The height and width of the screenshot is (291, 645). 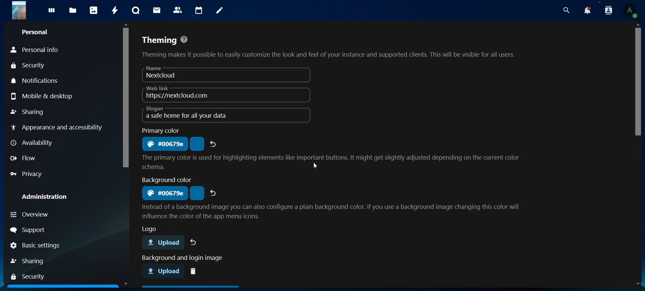 I want to click on activity, so click(x=115, y=10).